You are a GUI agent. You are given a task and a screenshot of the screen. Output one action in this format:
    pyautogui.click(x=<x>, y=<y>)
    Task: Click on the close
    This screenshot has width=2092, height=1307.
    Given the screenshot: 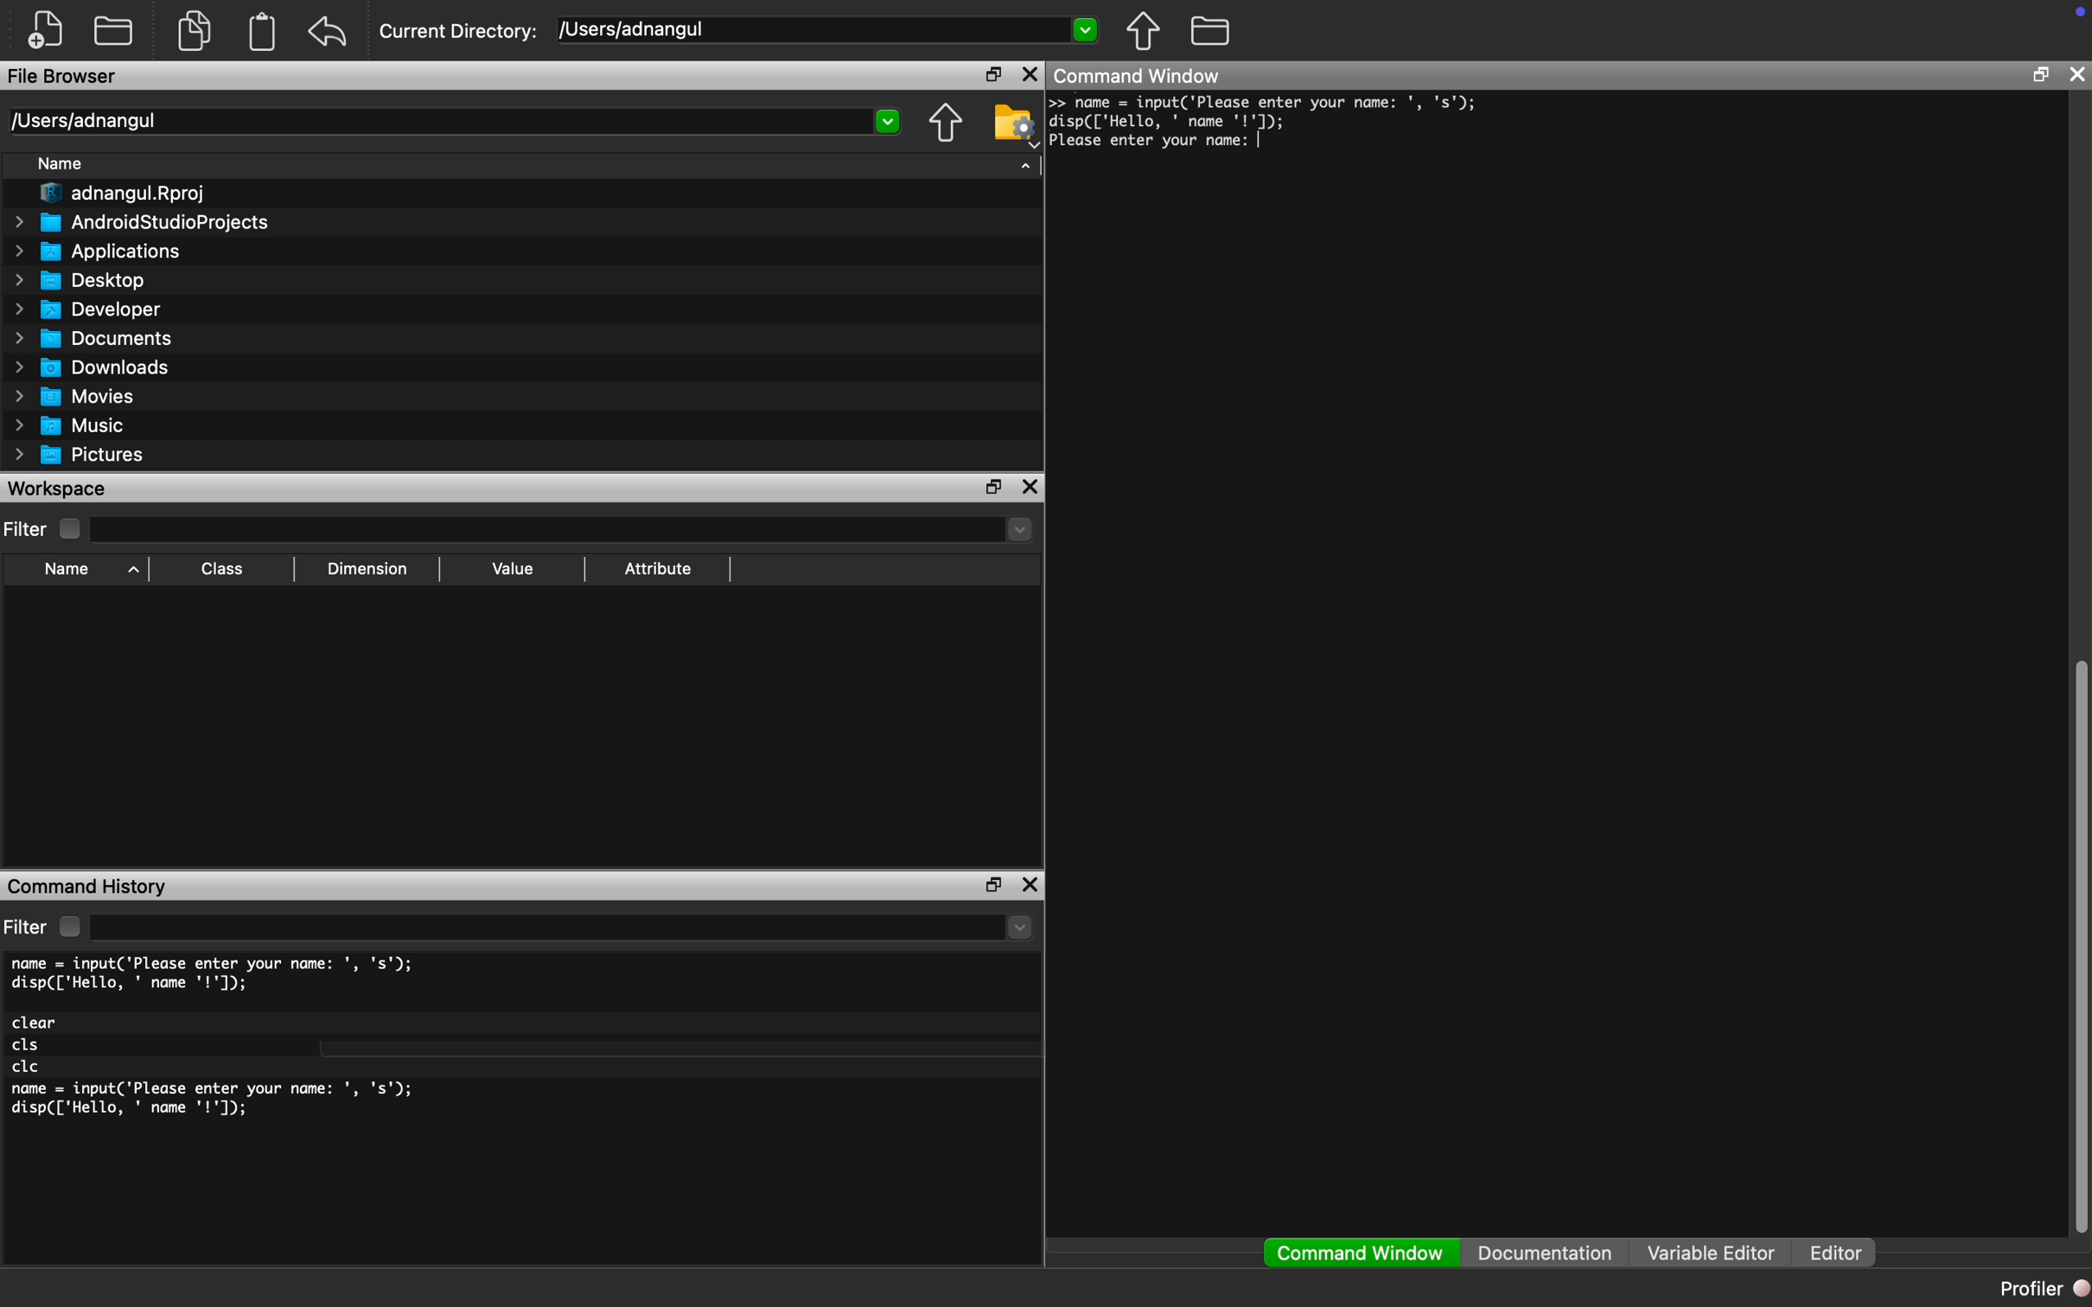 What is the action you would take?
    pyautogui.click(x=1032, y=73)
    